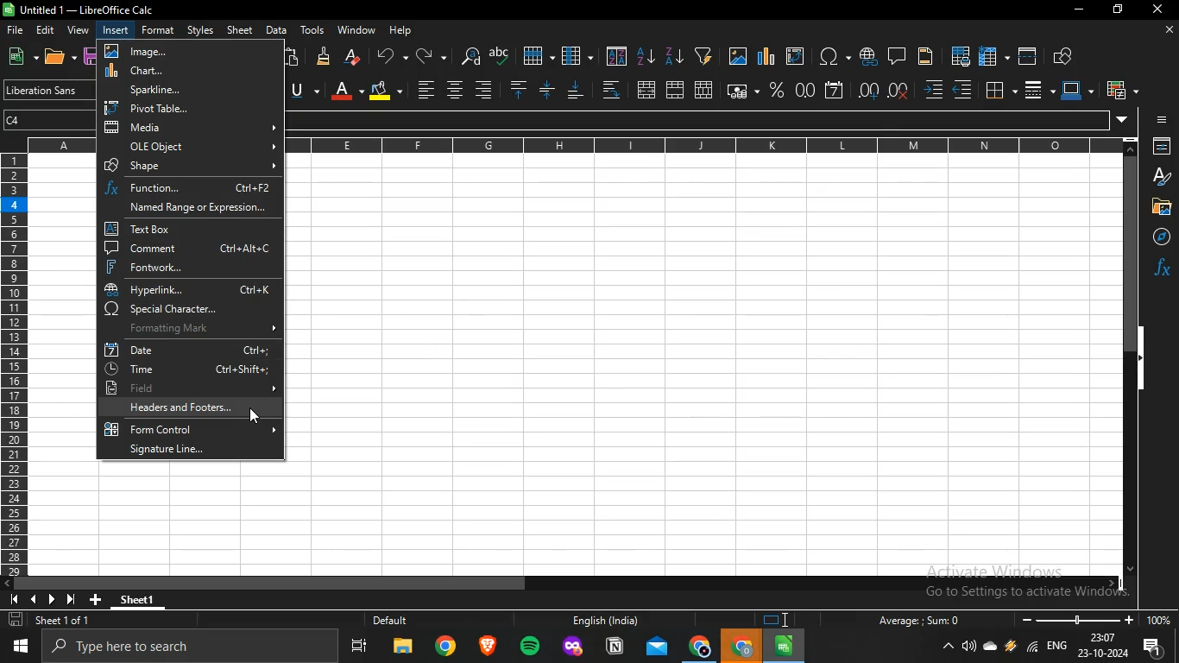 The image size is (1179, 663). I want to click on form control, so click(189, 429).